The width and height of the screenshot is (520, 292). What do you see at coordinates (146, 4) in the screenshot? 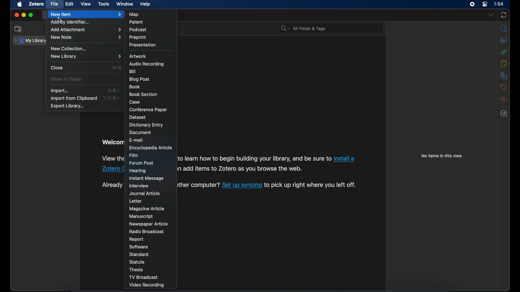
I see `help` at bounding box center [146, 4].